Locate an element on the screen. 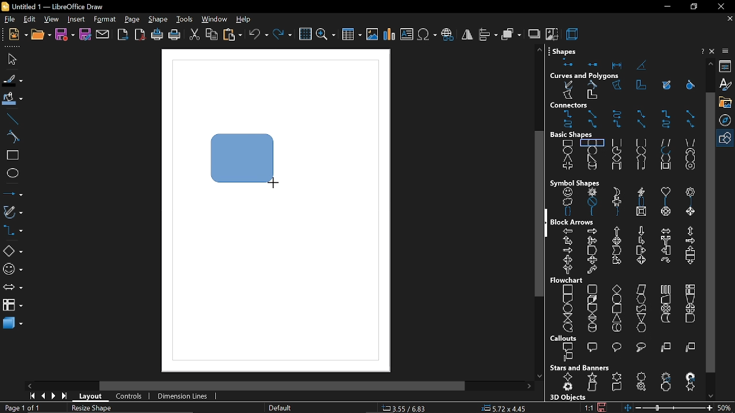 Image resolution: width=735 pixels, height=413 pixels. stars and banners is located at coordinates (627, 383).